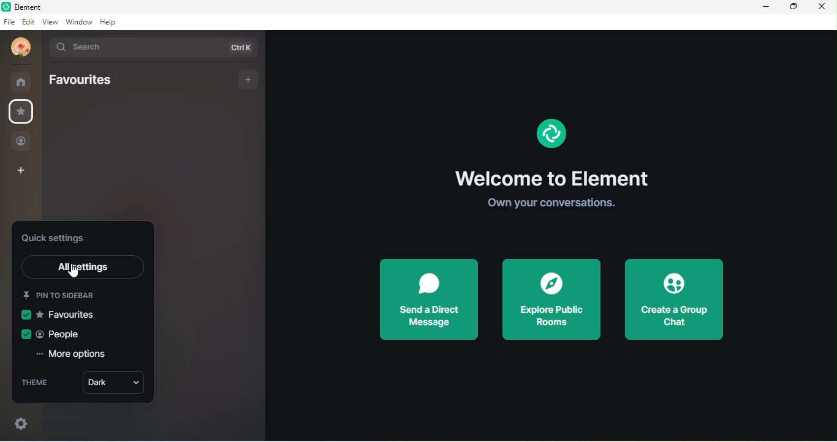 This screenshot has height=442, width=837. What do you see at coordinates (553, 203) in the screenshot?
I see `own your conversations` at bounding box center [553, 203].